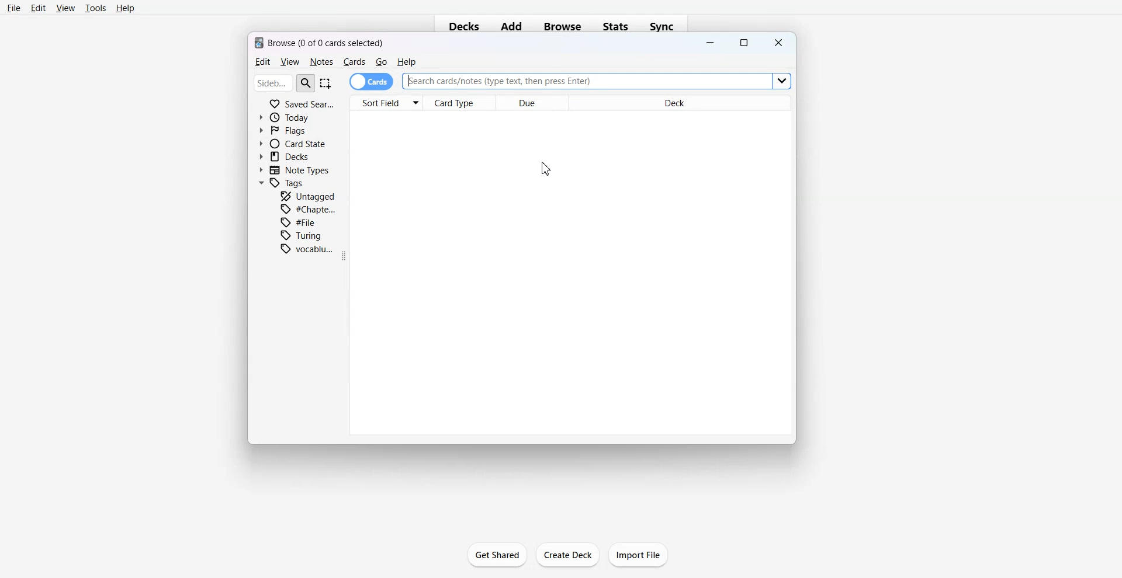 Image resolution: width=1122 pixels, height=578 pixels. Describe the element at coordinates (354, 62) in the screenshot. I see `Cards` at that location.